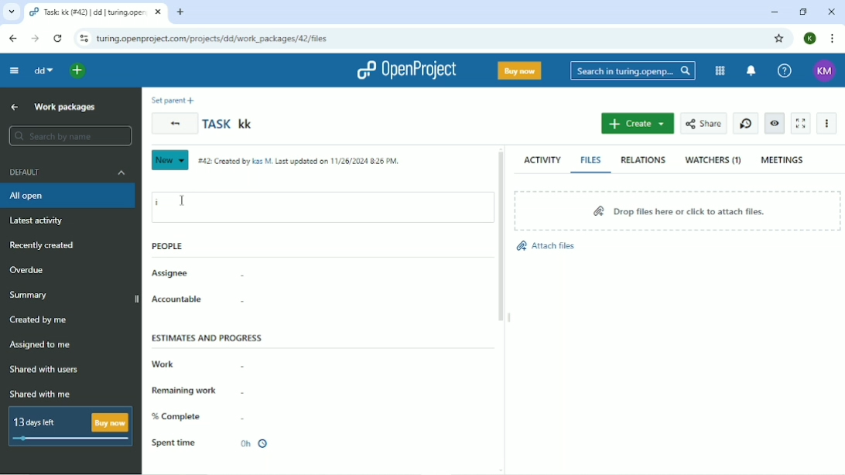 The height and width of the screenshot is (475, 845). Describe the element at coordinates (775, 12) in the screenshot. I see `Minimize` at that location.